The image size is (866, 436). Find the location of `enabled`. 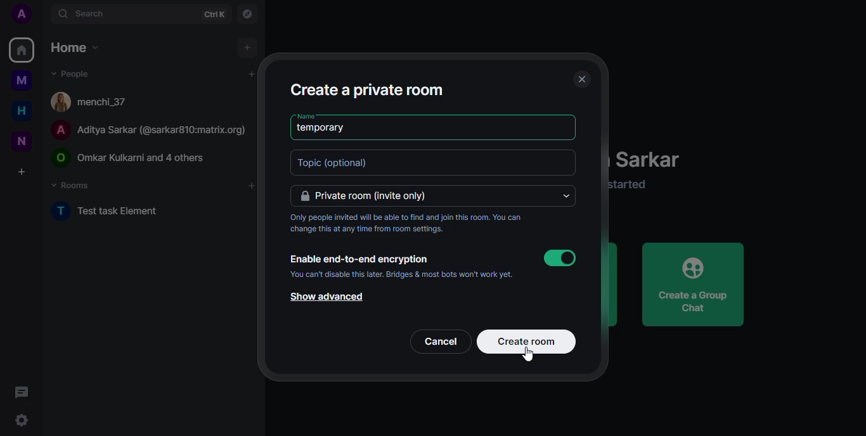

enabled is located at coordinates (562, 257).